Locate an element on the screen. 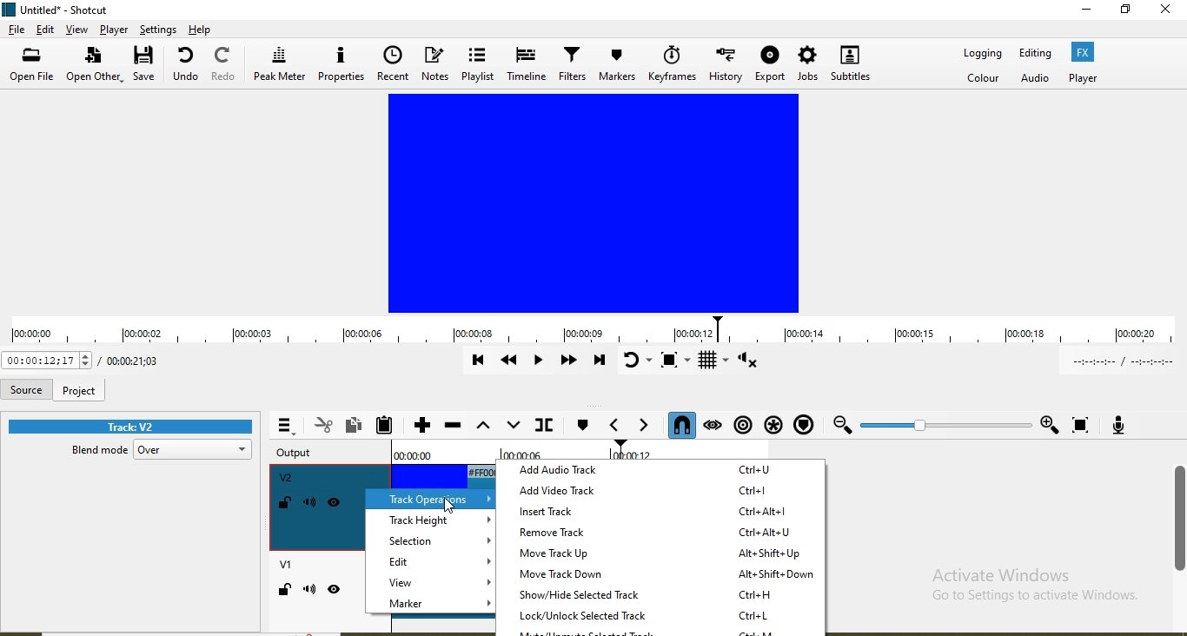 The width and height of the screenshot is (1187, 636). Filters is located at coordinates (573, 63).